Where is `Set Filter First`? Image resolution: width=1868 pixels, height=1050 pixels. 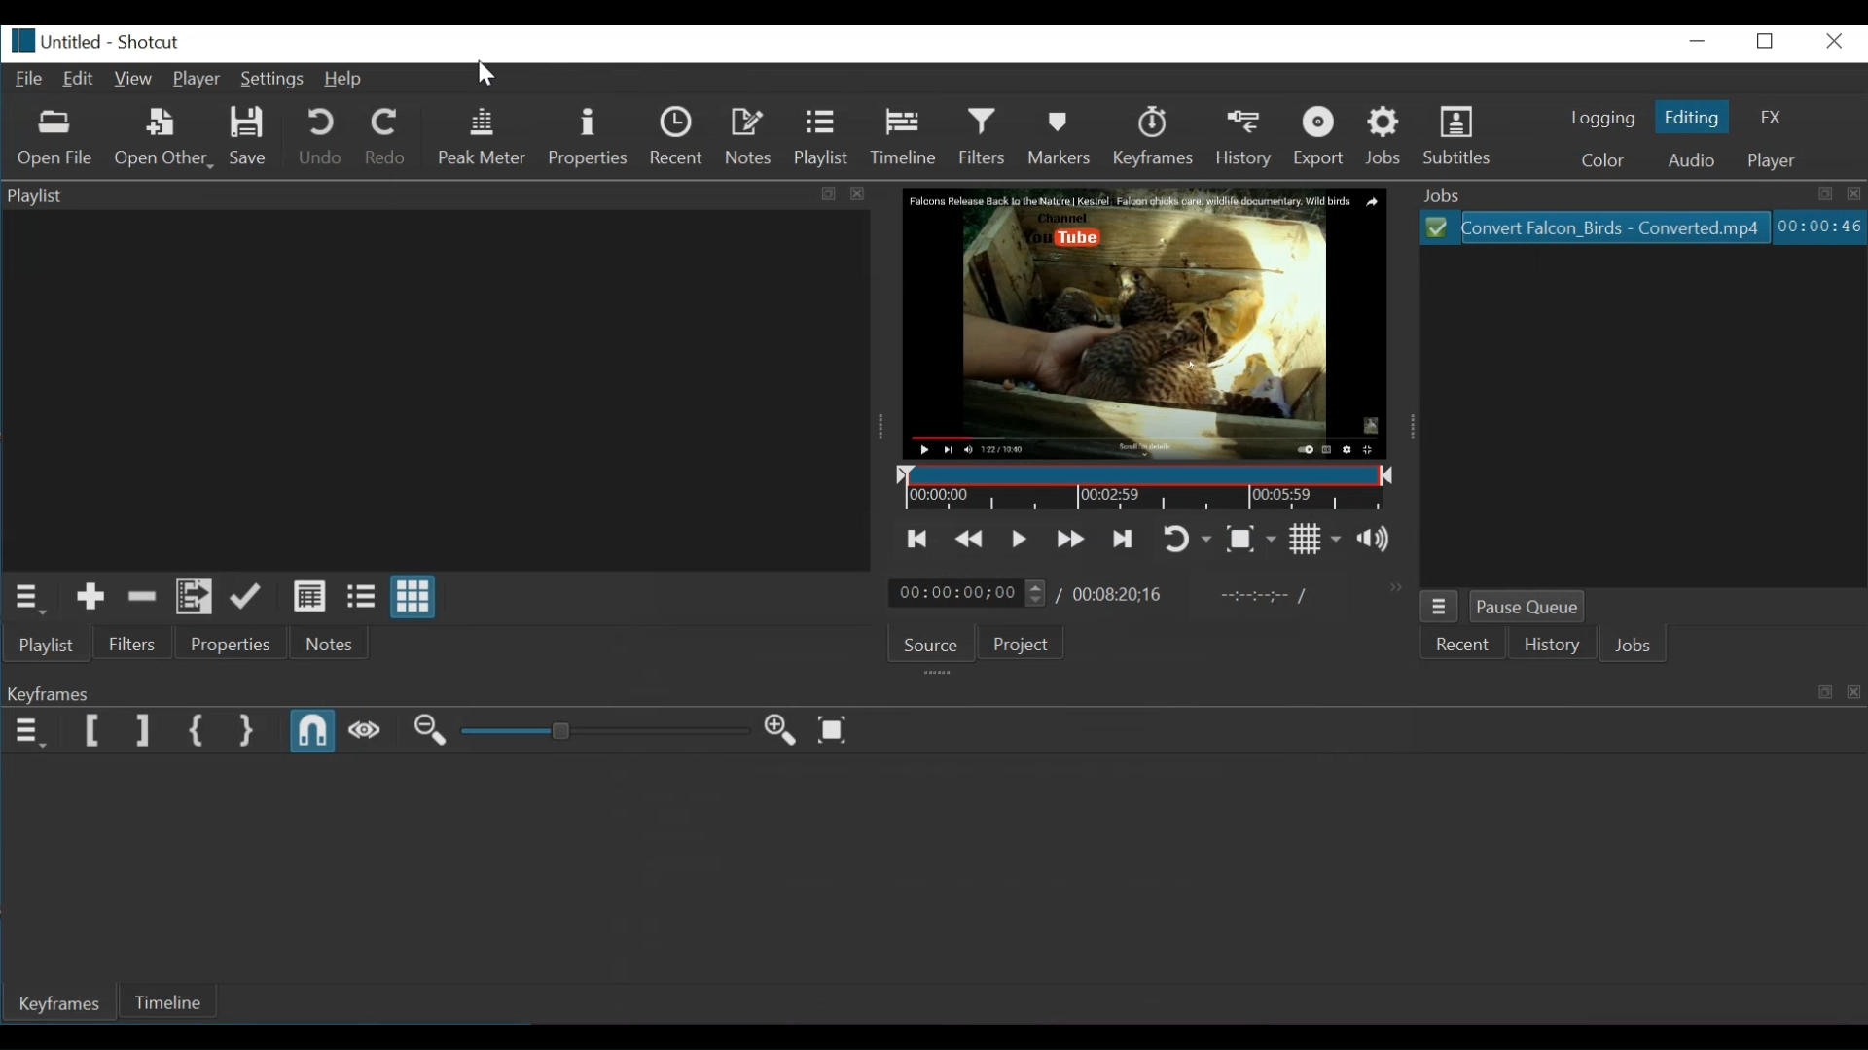
Set Filter First is located at coordinates (94, 732).